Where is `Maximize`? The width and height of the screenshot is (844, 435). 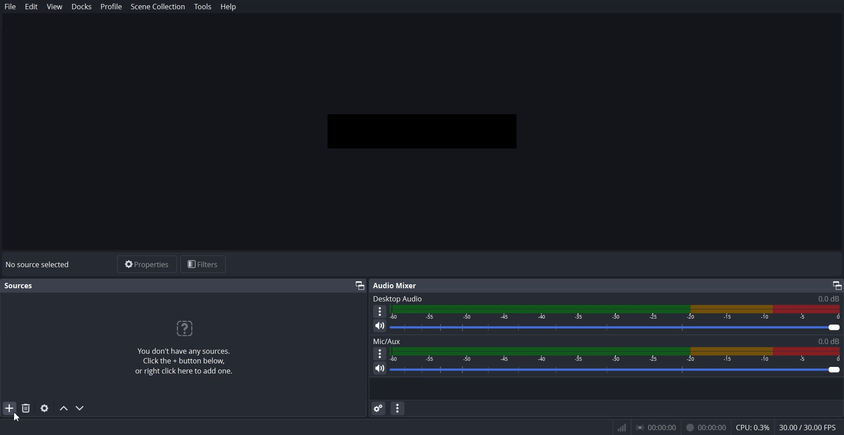 Maximize is located at coordinates (359, 286).